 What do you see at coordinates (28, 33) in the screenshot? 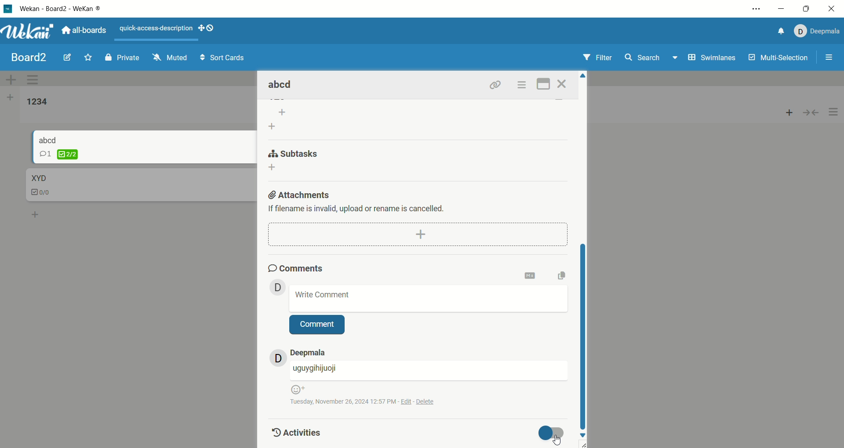
I see `wekan` at bounding box center [28, 33].